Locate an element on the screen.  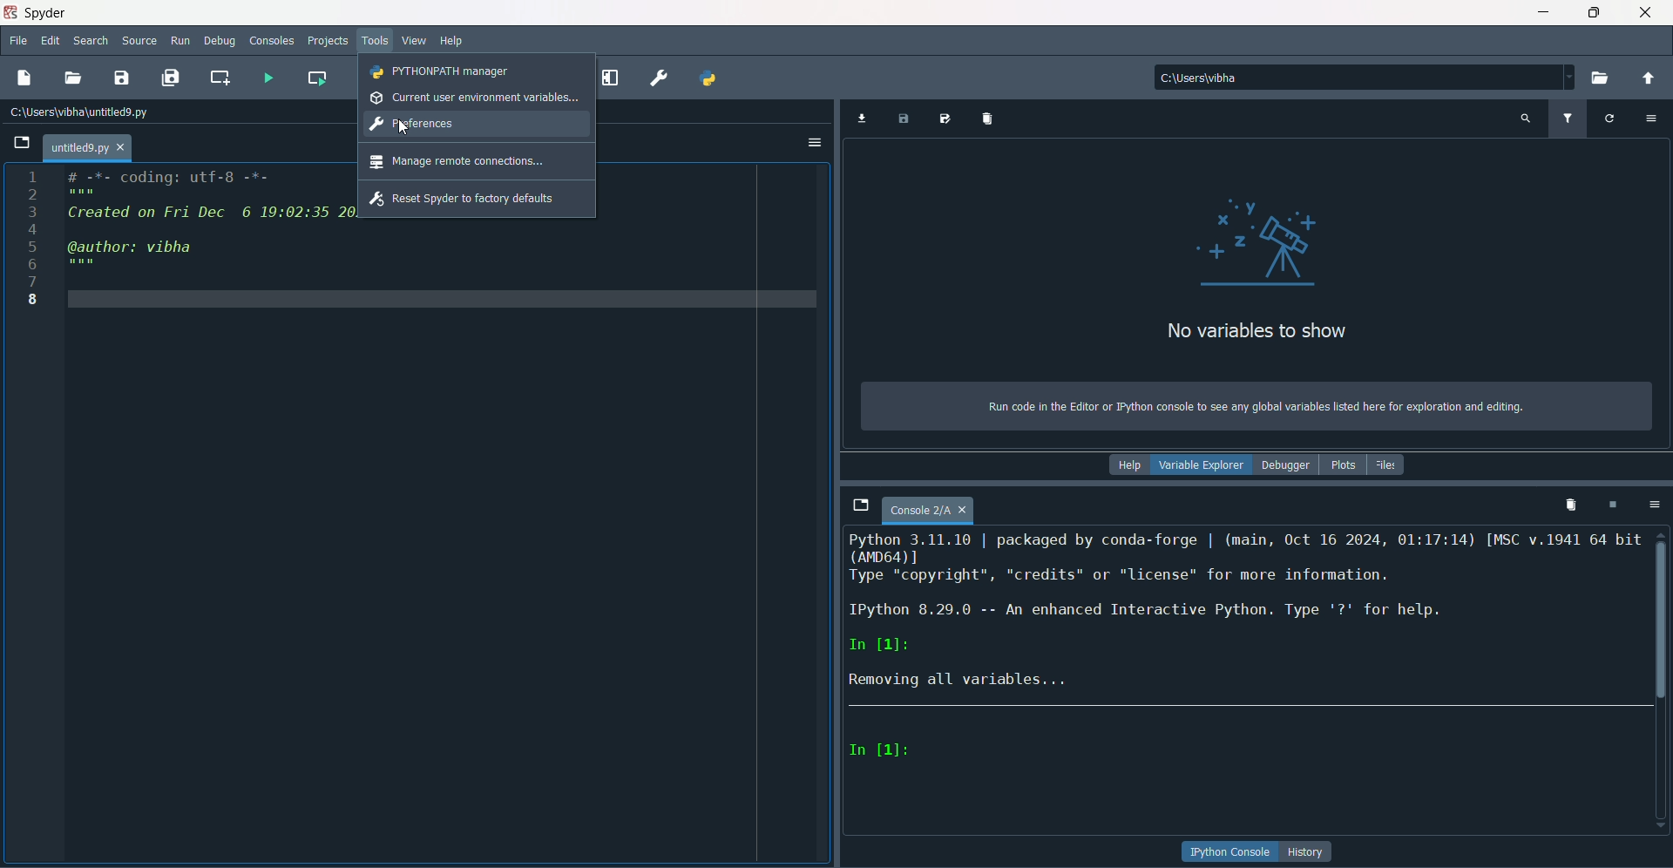
change directory is located at coordinates (1648, 78).